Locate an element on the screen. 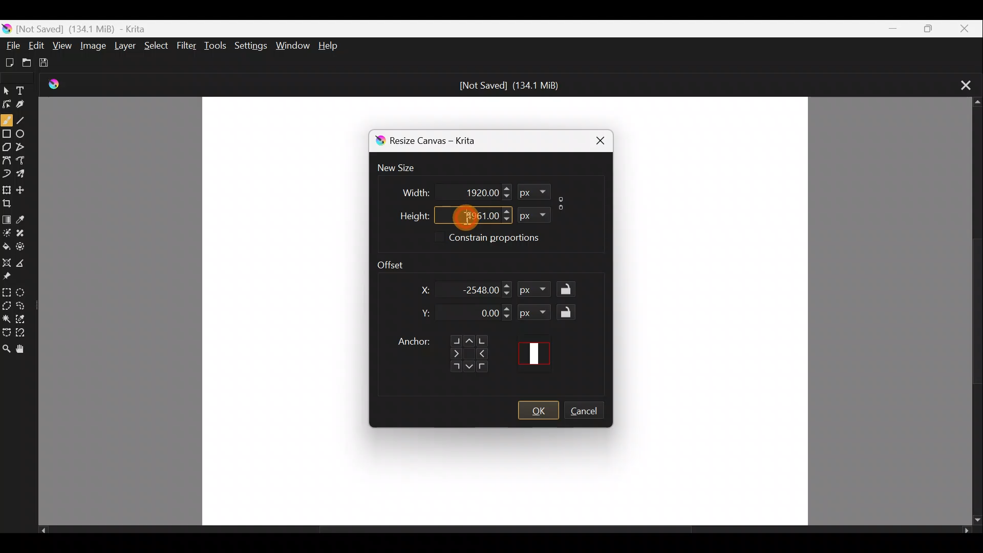 Image resolution: width=983 pixels, height=553 pixels. Increase width is located at coordinates (506, 187).